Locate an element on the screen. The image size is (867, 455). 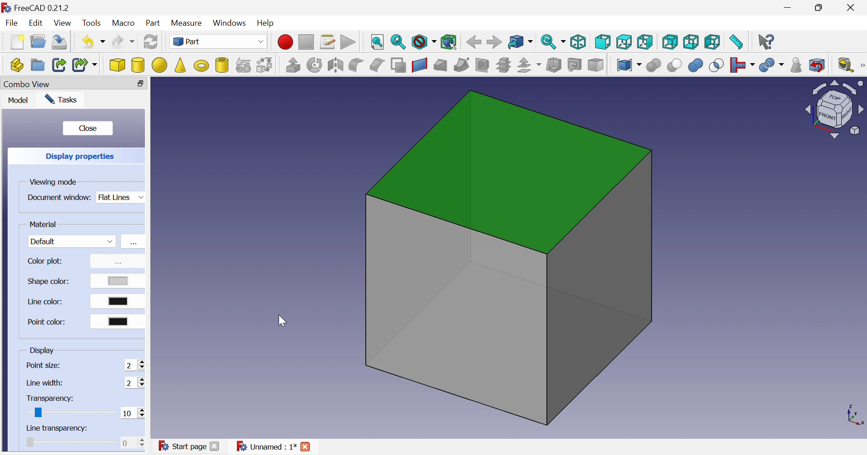
Part is located at coordinates (154, 23).